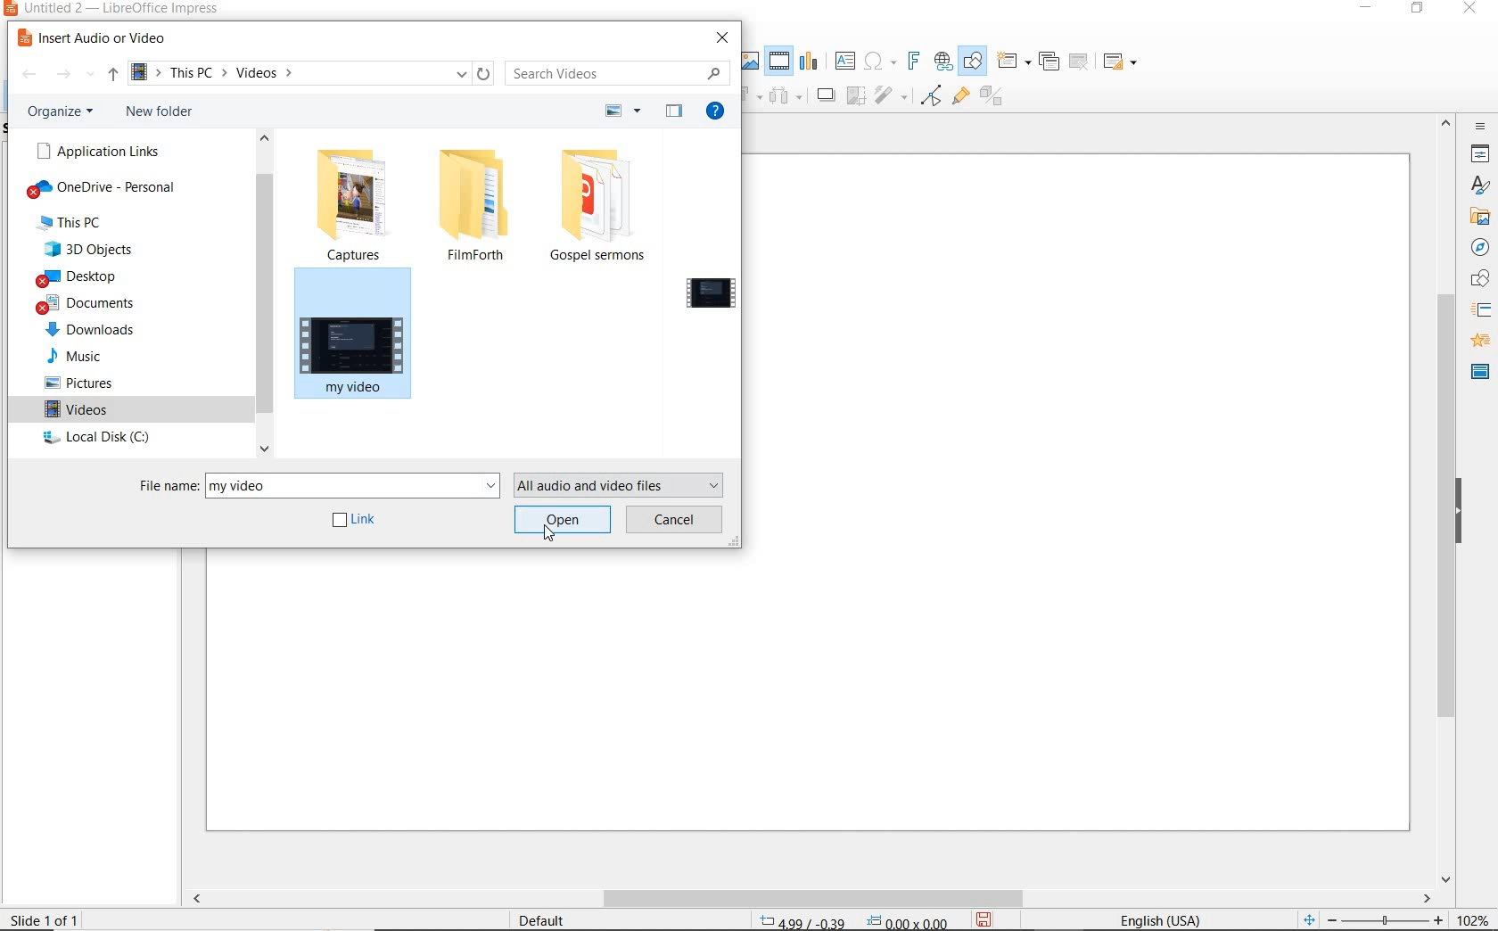 Image resolution: width=1498 pixels, height=931 pixels. I want to click on INSERT AUDIO OR VIDEO, so click(101, 38).